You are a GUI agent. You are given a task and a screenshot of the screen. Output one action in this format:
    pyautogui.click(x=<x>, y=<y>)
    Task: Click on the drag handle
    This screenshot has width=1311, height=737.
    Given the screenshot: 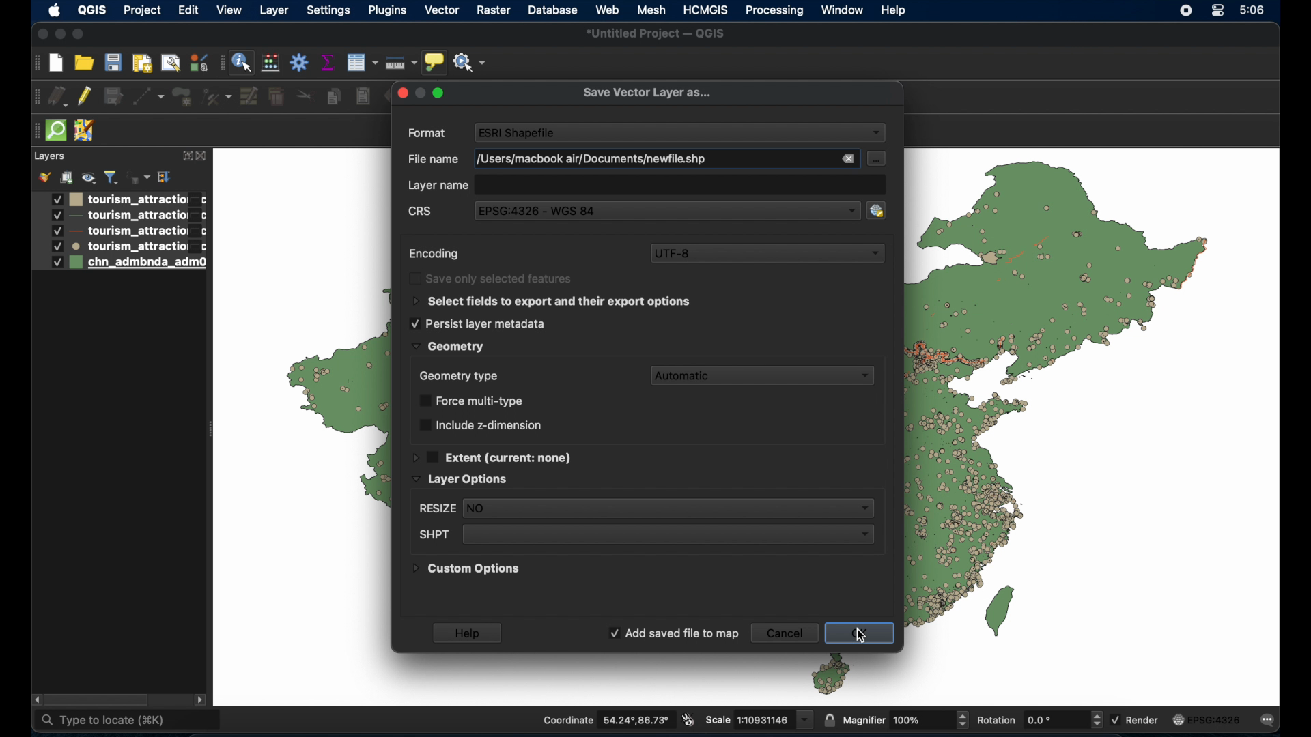 What is the action you would take?
    pyautogui.click(x=34, y=98)
    